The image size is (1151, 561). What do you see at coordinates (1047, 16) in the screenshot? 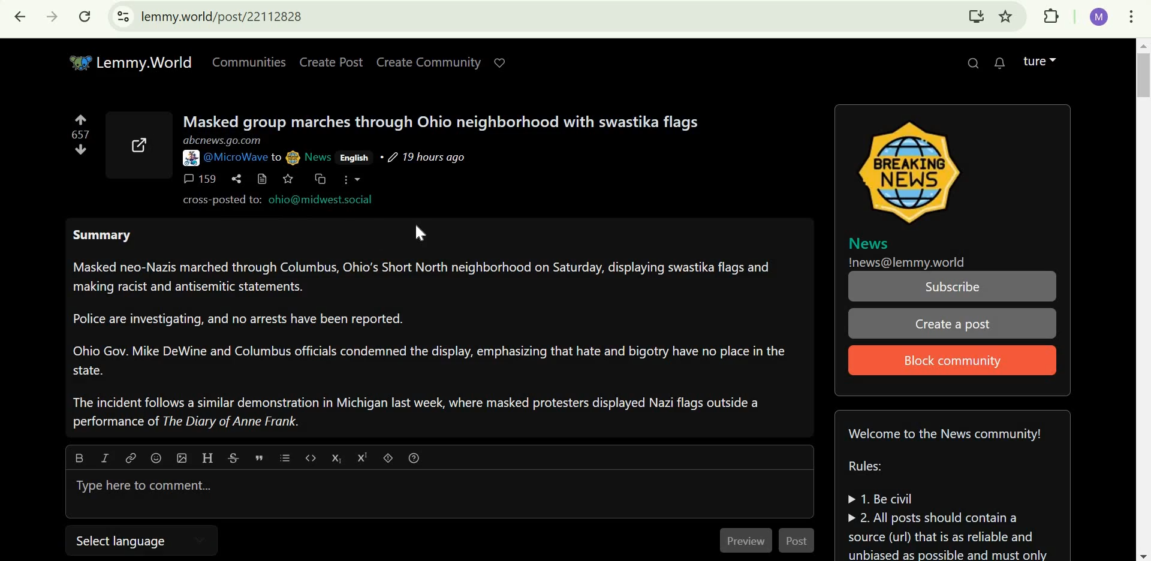
I see `extensions` at bounding box center [1047, 16].